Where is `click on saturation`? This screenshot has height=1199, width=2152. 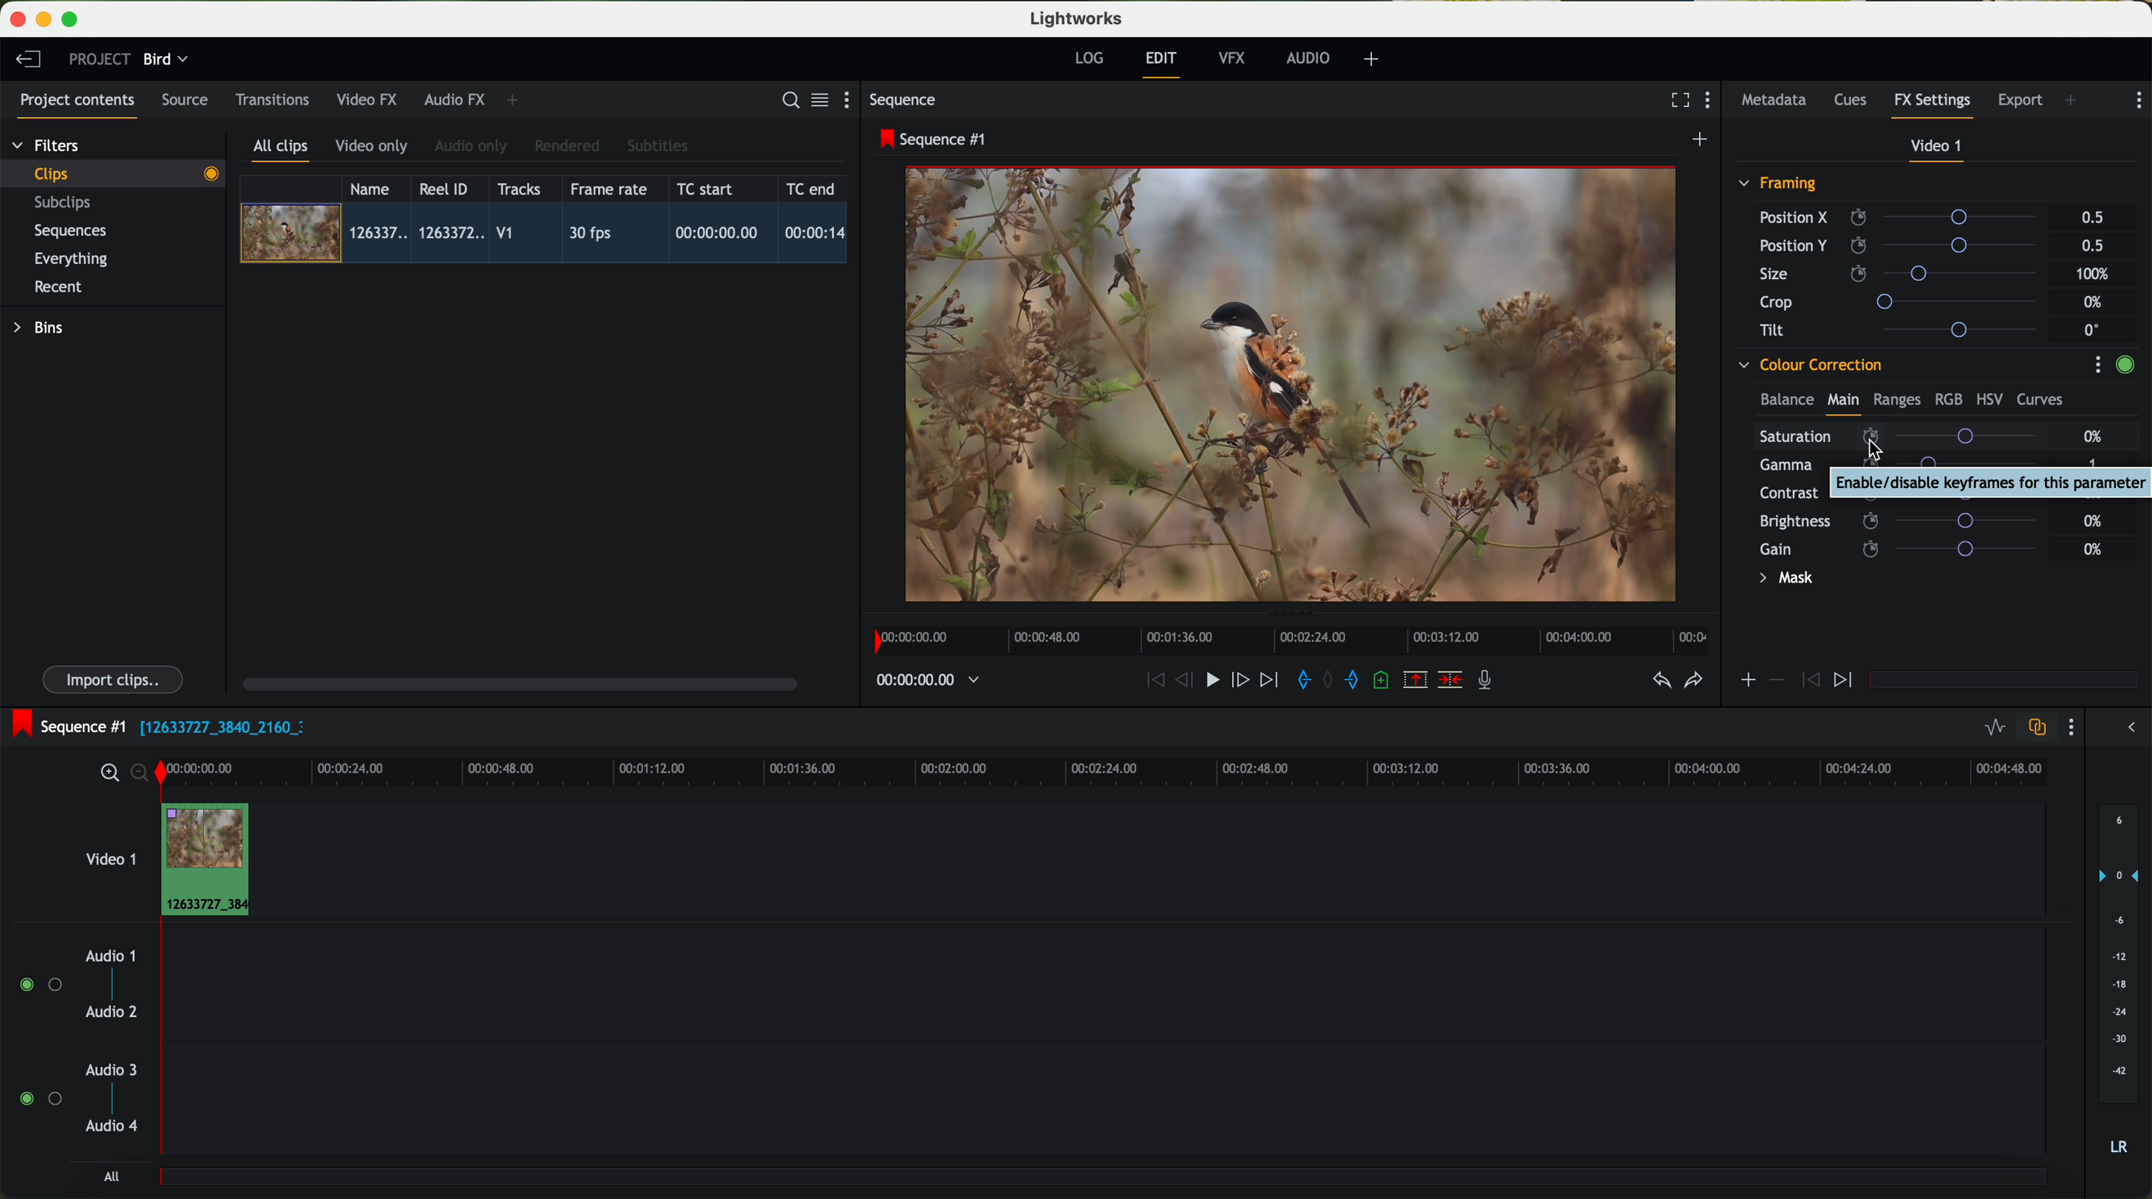
click on saturation is located at coordinates (1897, 435).